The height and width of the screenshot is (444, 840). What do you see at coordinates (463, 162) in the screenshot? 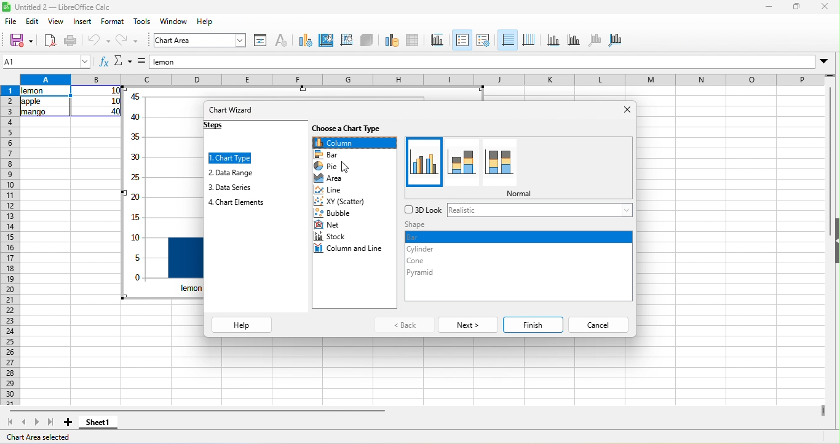
I see `stacked` at bounding box center [463, 162].